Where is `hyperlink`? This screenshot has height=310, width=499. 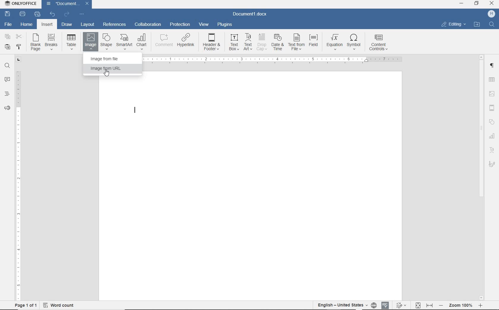 hyperlink is located at coordinates (186, 41).